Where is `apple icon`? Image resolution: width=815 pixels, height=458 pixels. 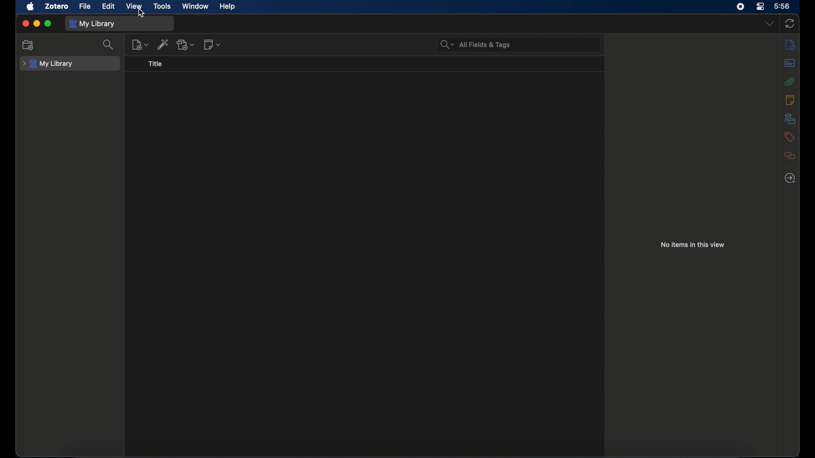 apple icon is located at coordinates (31, 7).